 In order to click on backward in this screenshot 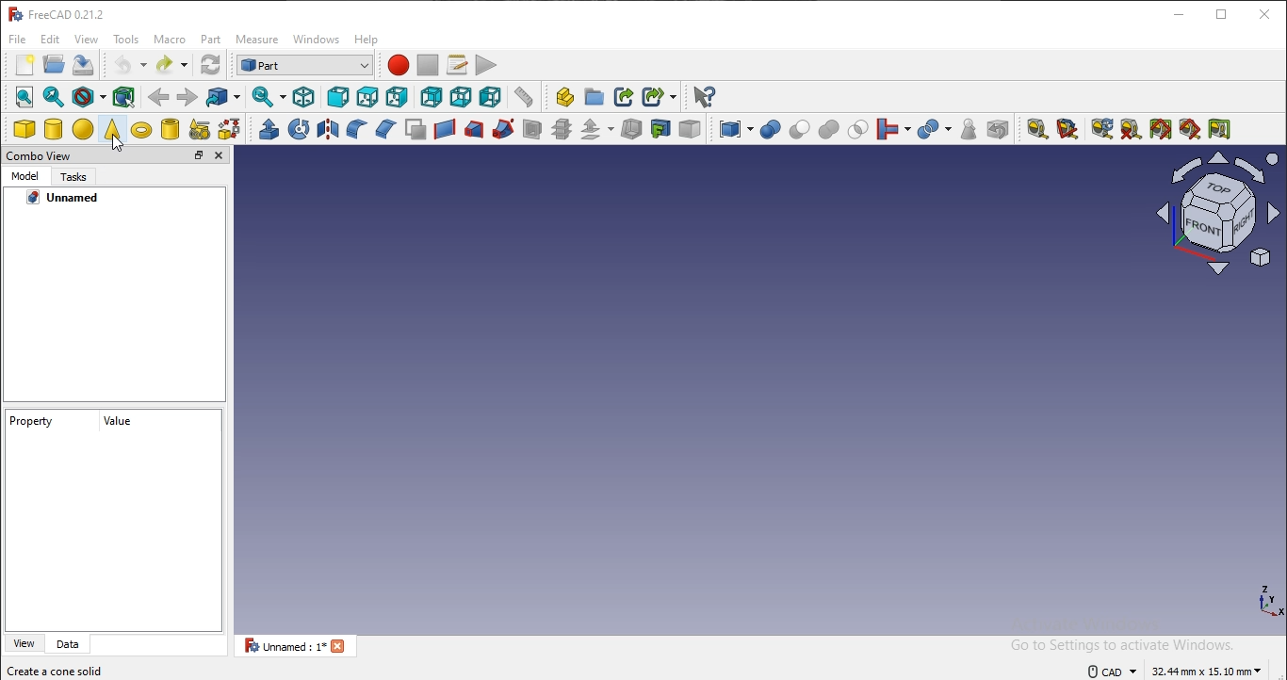, I will do `click(158, 97)`.